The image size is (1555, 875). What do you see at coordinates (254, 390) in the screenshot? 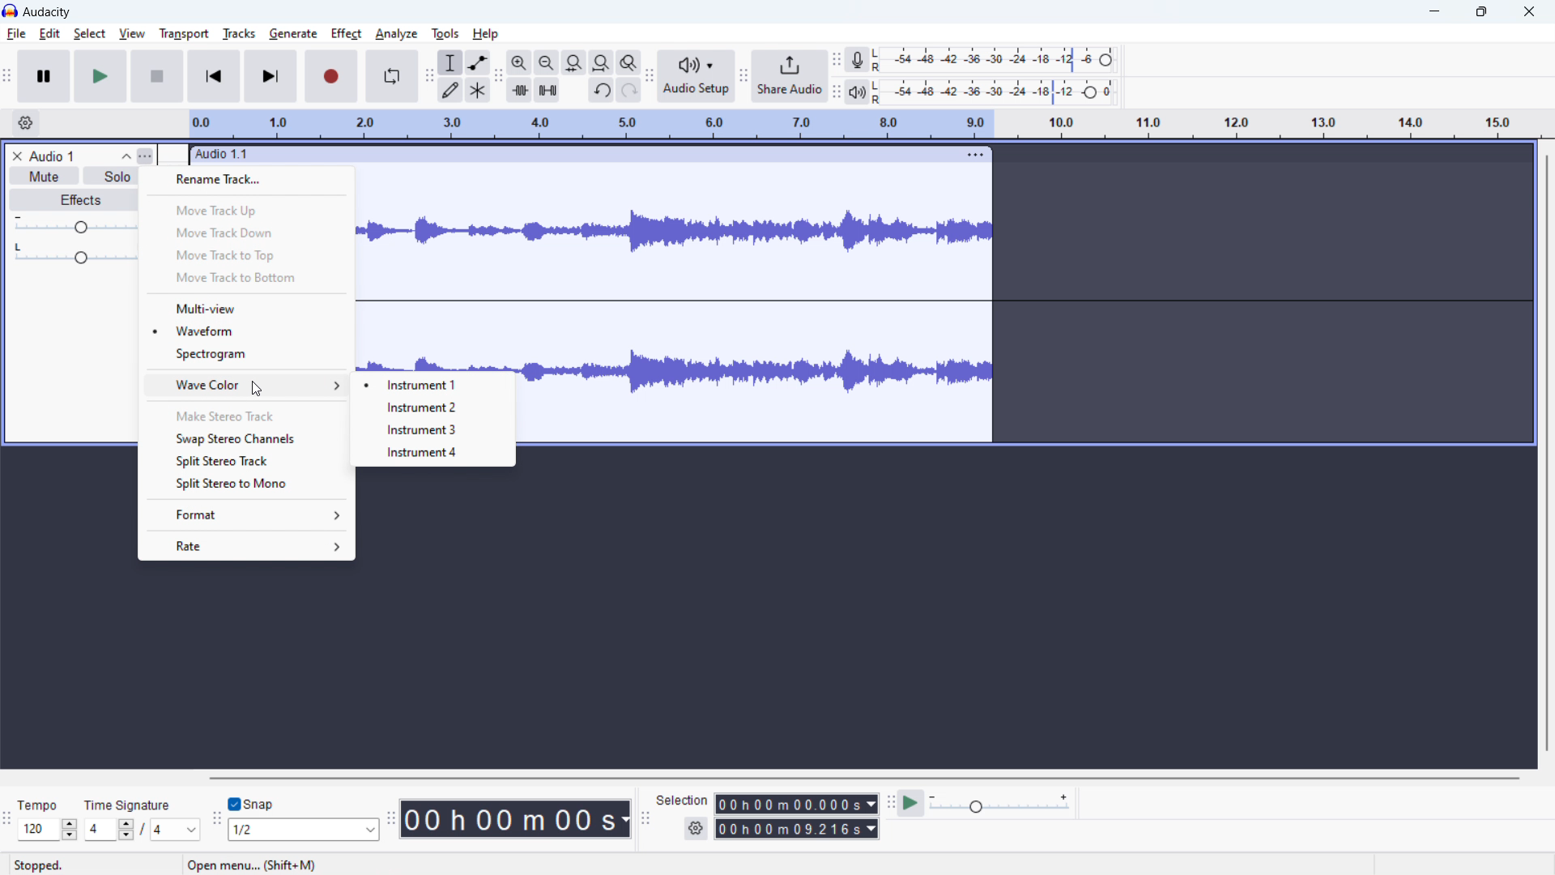
I see `cursor` at bounding box center [254, 390].